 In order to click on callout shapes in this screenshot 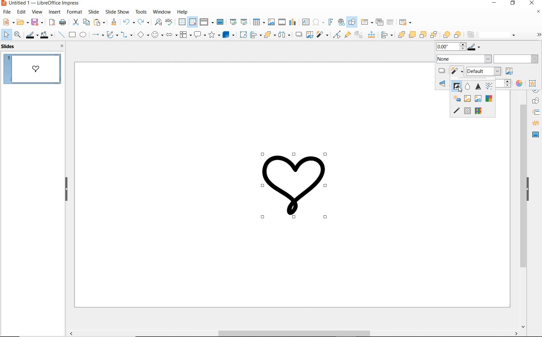, I will do `click(200, 34)`.